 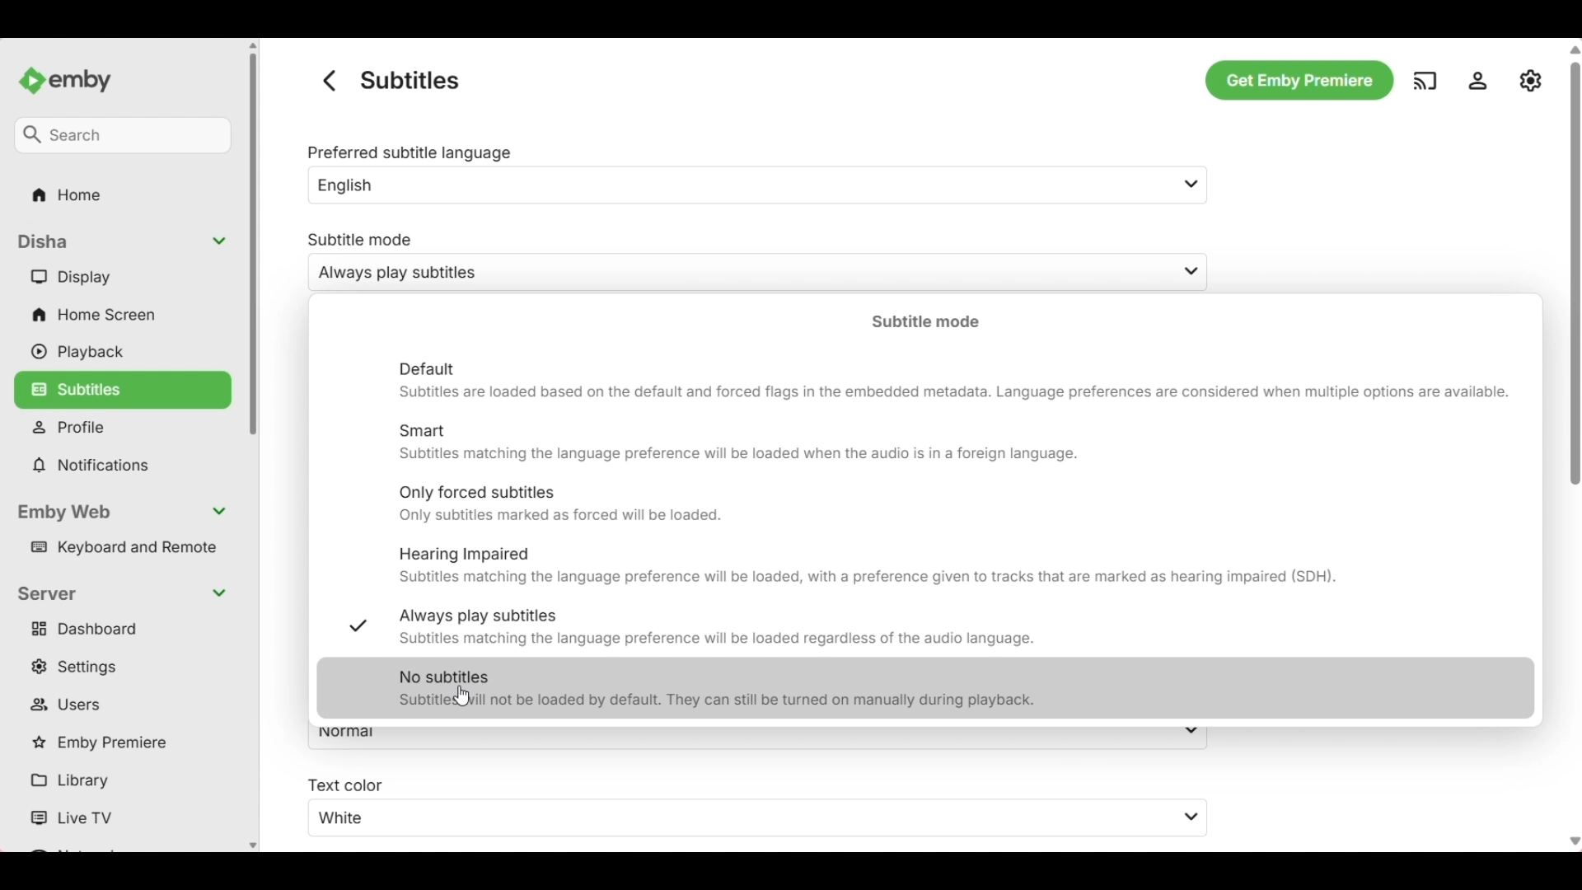 I want to click on Collapse Disha folder, so click(x=125, y=241).